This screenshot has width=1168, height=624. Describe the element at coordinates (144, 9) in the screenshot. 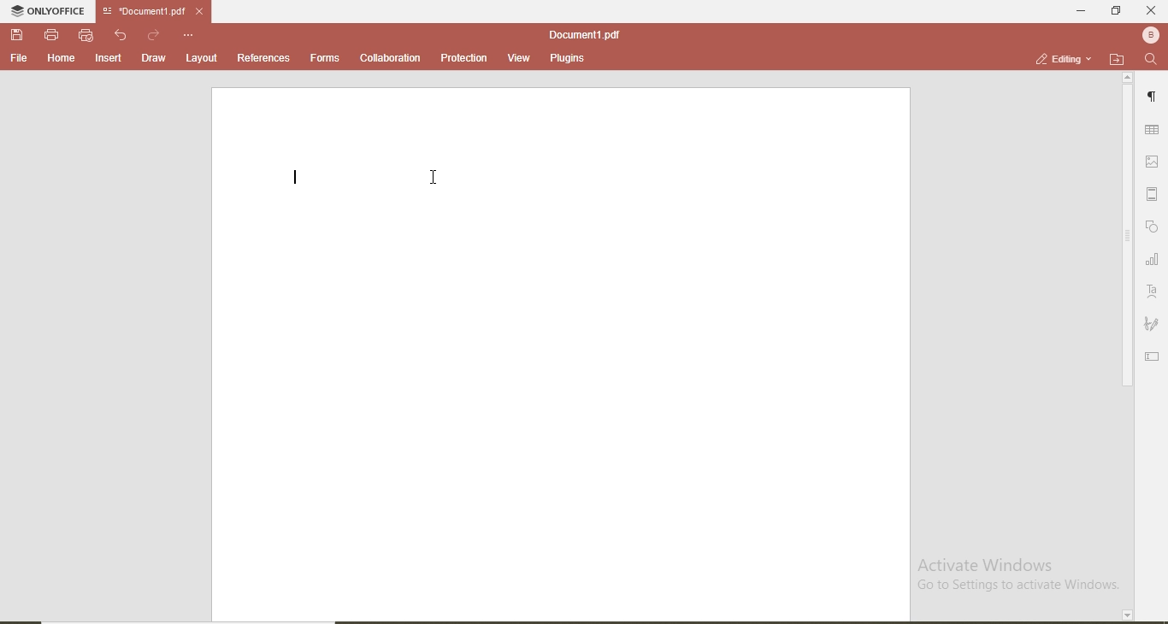

I see `file name tab` at that location.